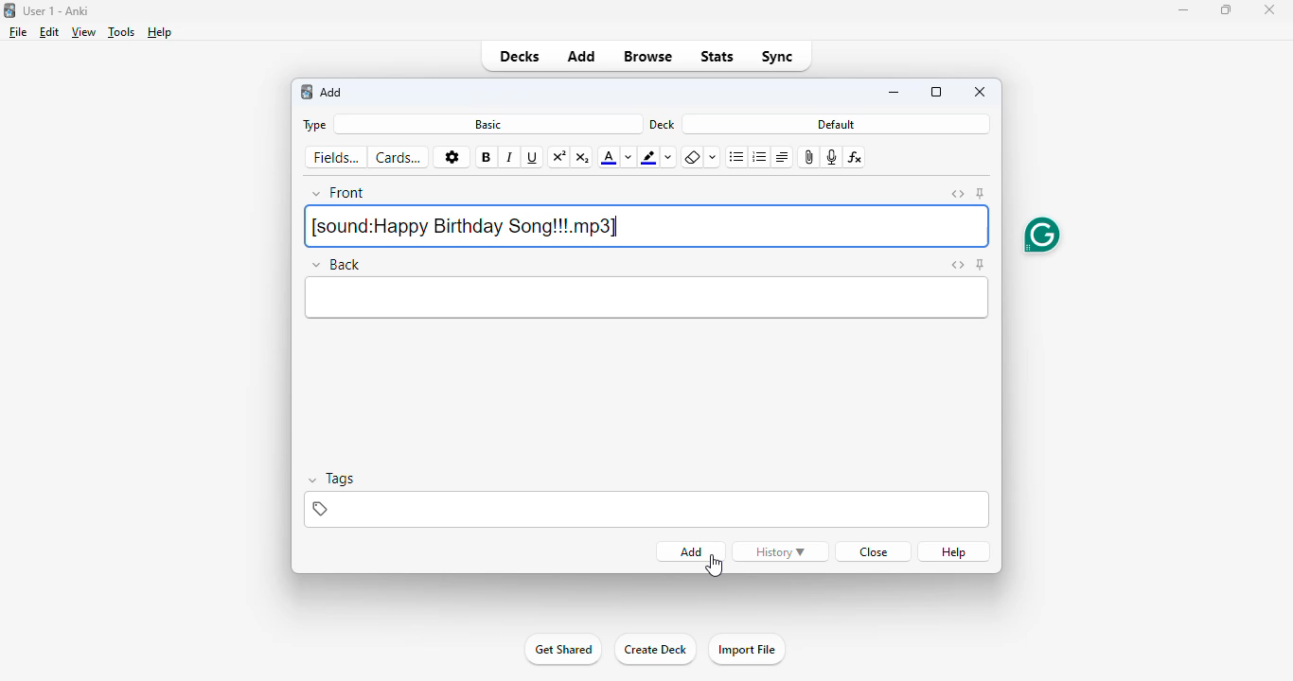  Describe the element at coordinates (645, 509) in the screenshot. I see `add tags` at that location.